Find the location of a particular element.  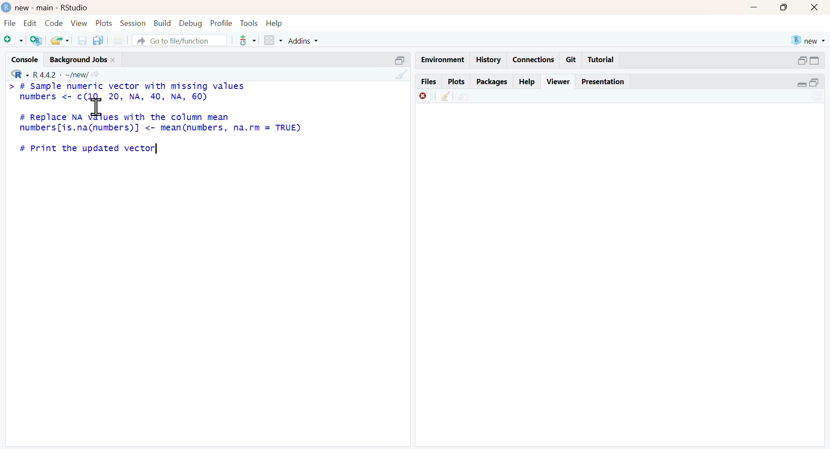

new is located at coordinates (809, 41).